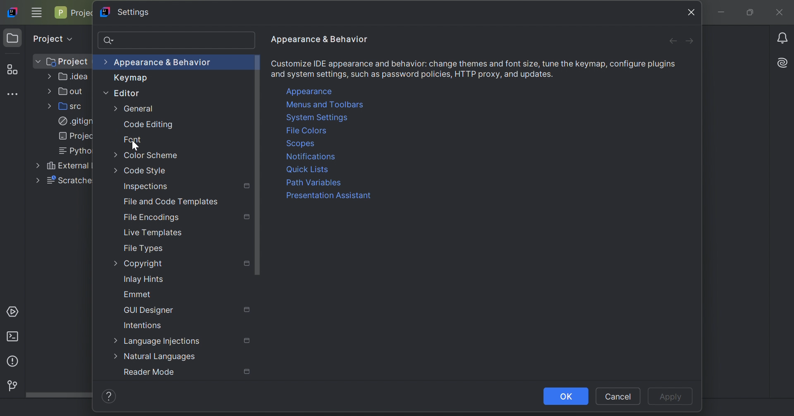 This screenshot has width=794, height=416. I want to click on Inspections, so click(146, 187).